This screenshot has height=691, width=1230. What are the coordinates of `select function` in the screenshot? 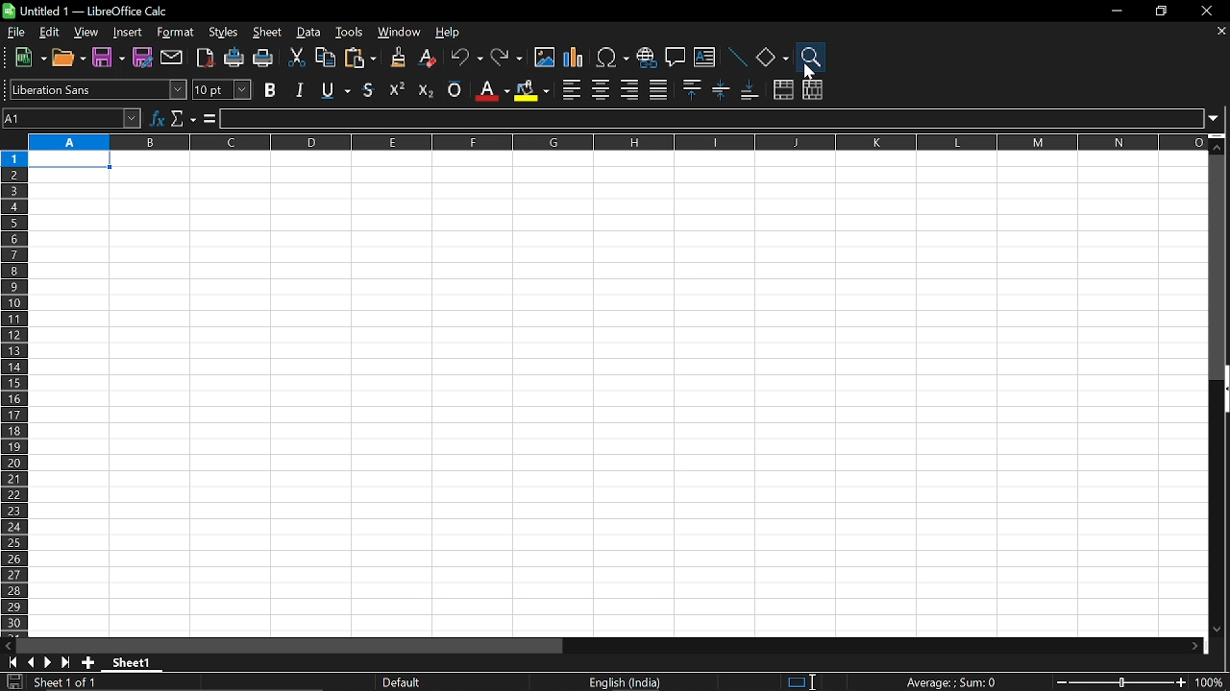 It's located at (183, 116).